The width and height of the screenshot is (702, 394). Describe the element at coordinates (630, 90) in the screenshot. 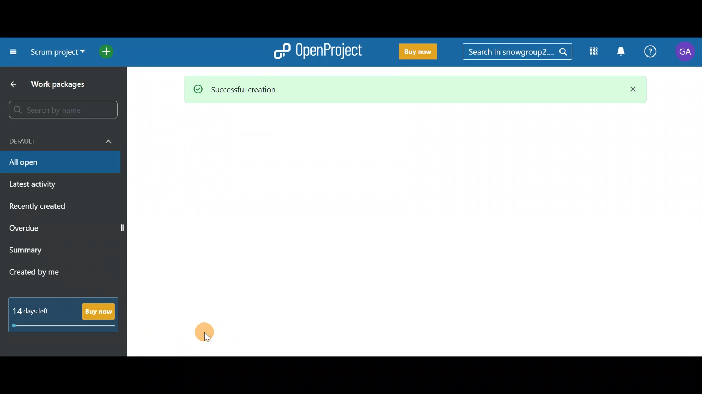

I see `Close` at that location.